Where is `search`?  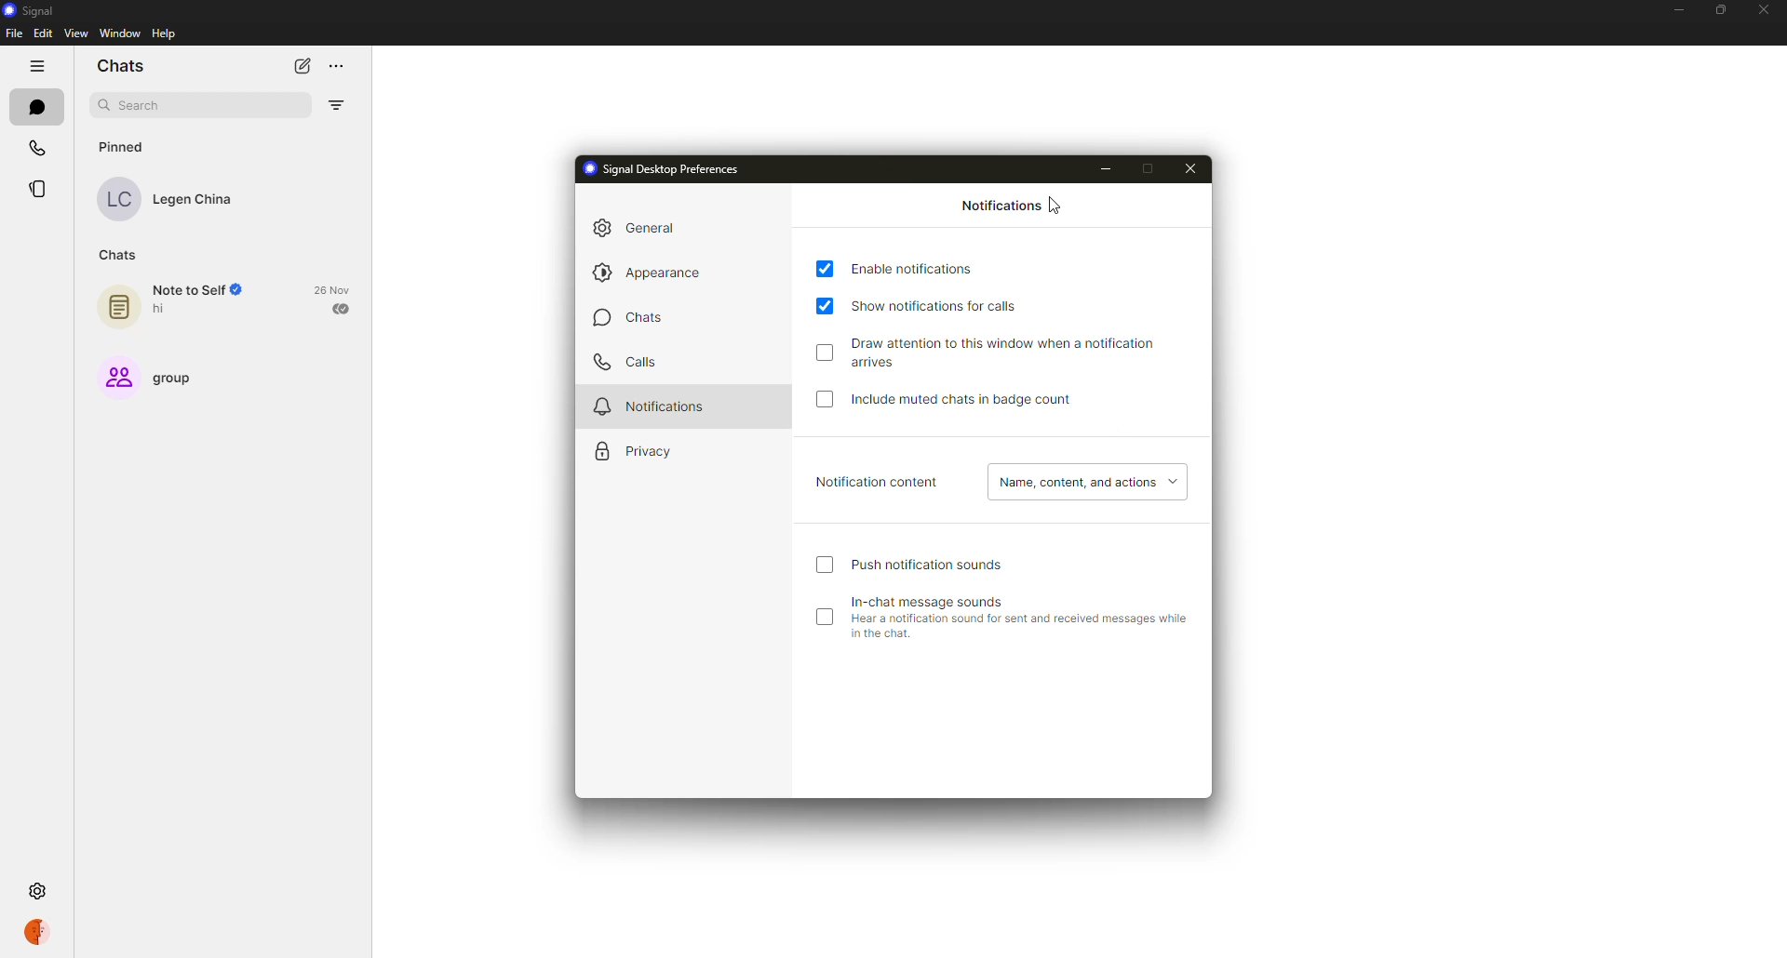 search is located at coordinates (143, 105).